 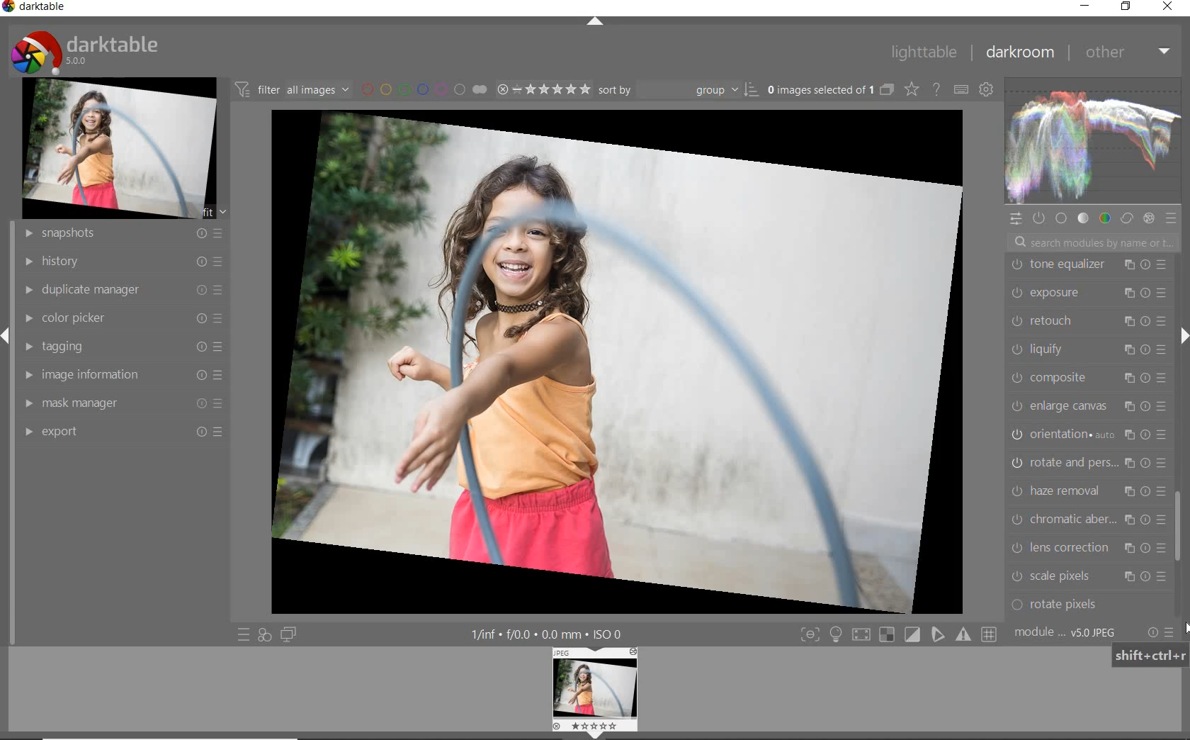 I want to click on retouch, so click(x=1087, y=321).